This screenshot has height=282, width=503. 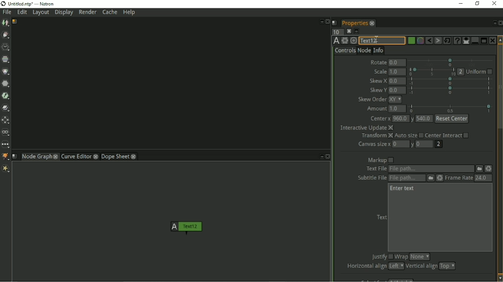 I want to click on Draw, so click(x=6, y=35).